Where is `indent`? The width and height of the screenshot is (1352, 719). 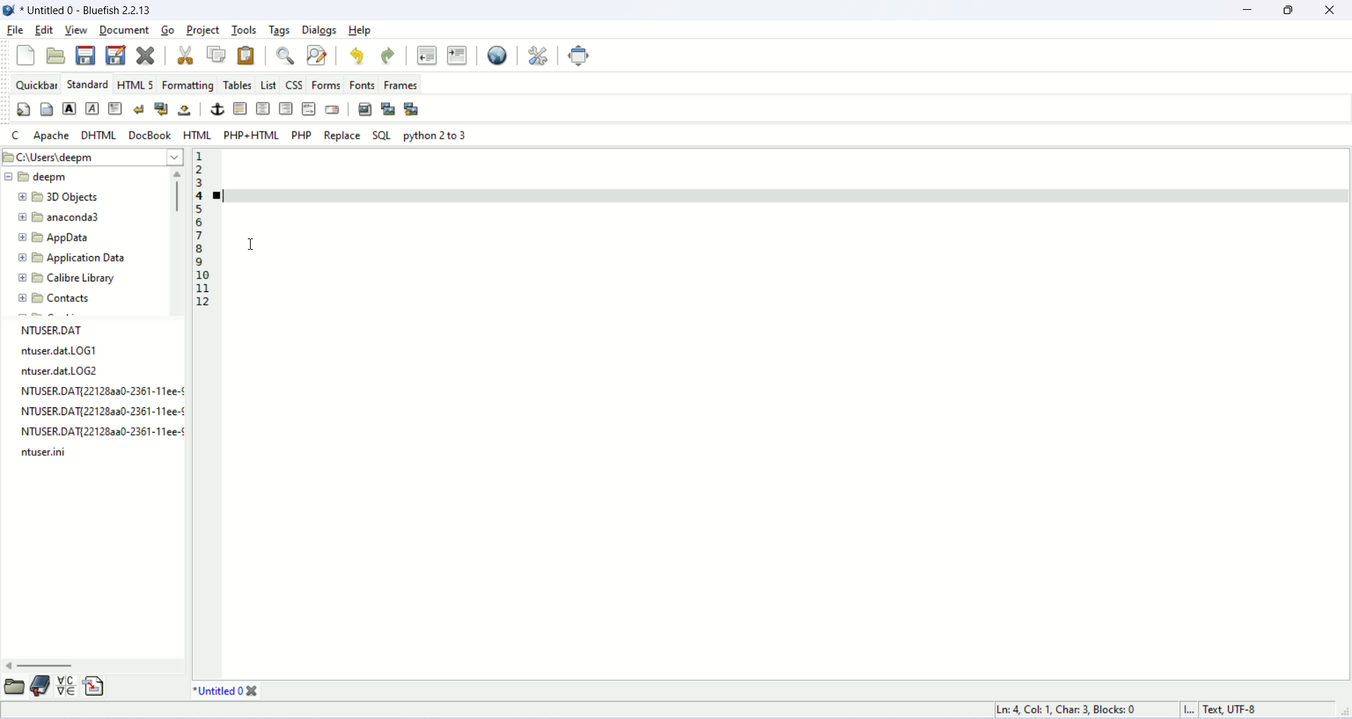 indent is located at coordinates (458, 56).